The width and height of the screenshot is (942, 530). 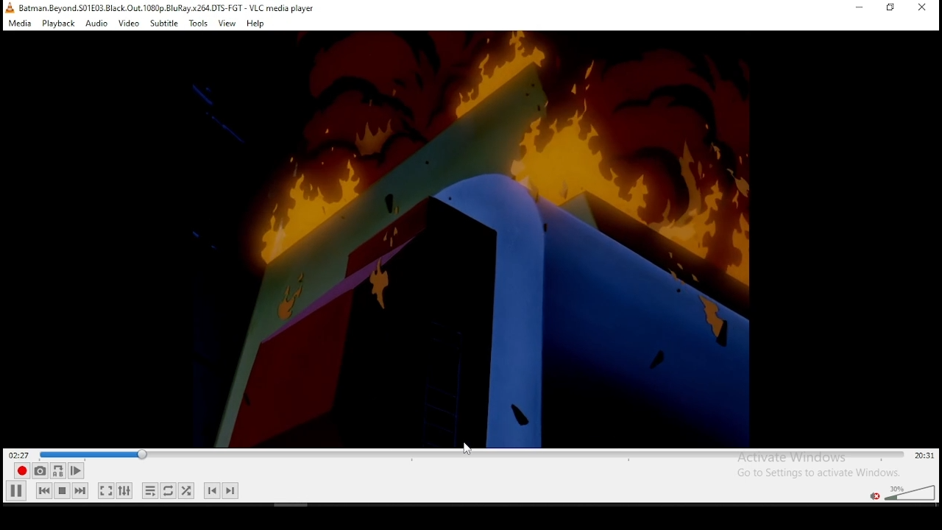 I want to click on help, so click(x=255, y=24).